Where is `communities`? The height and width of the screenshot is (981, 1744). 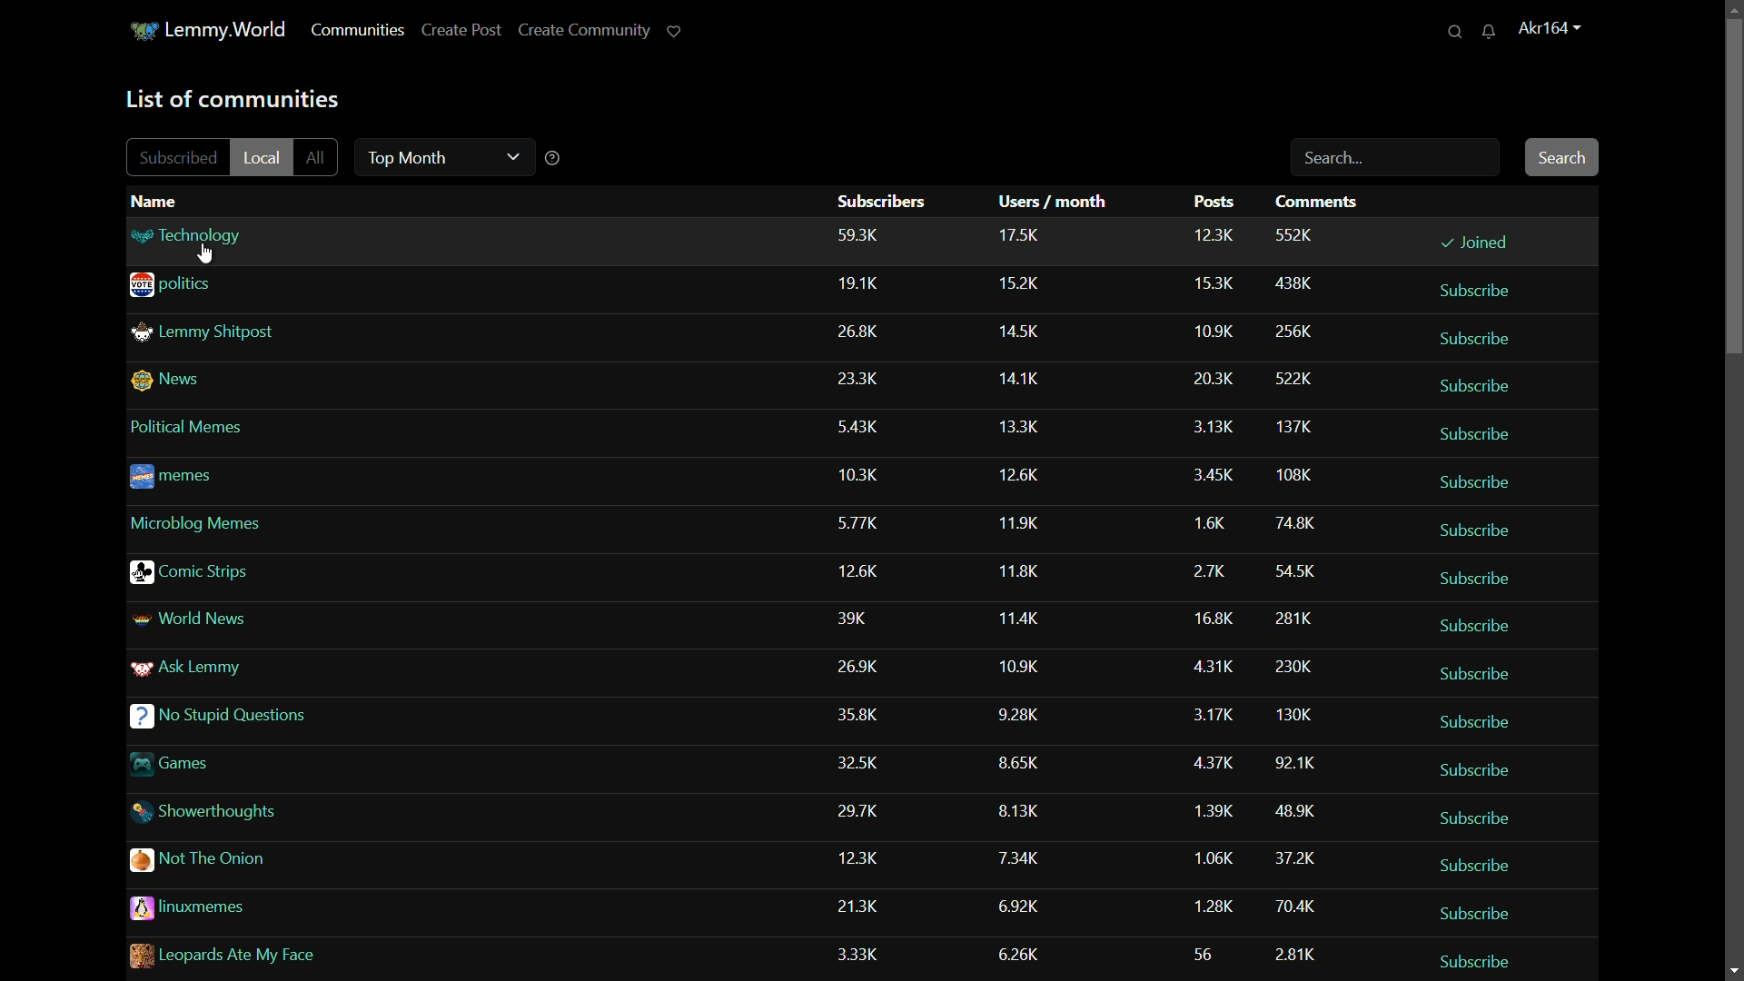
communities is located at coordinates (358, 32).